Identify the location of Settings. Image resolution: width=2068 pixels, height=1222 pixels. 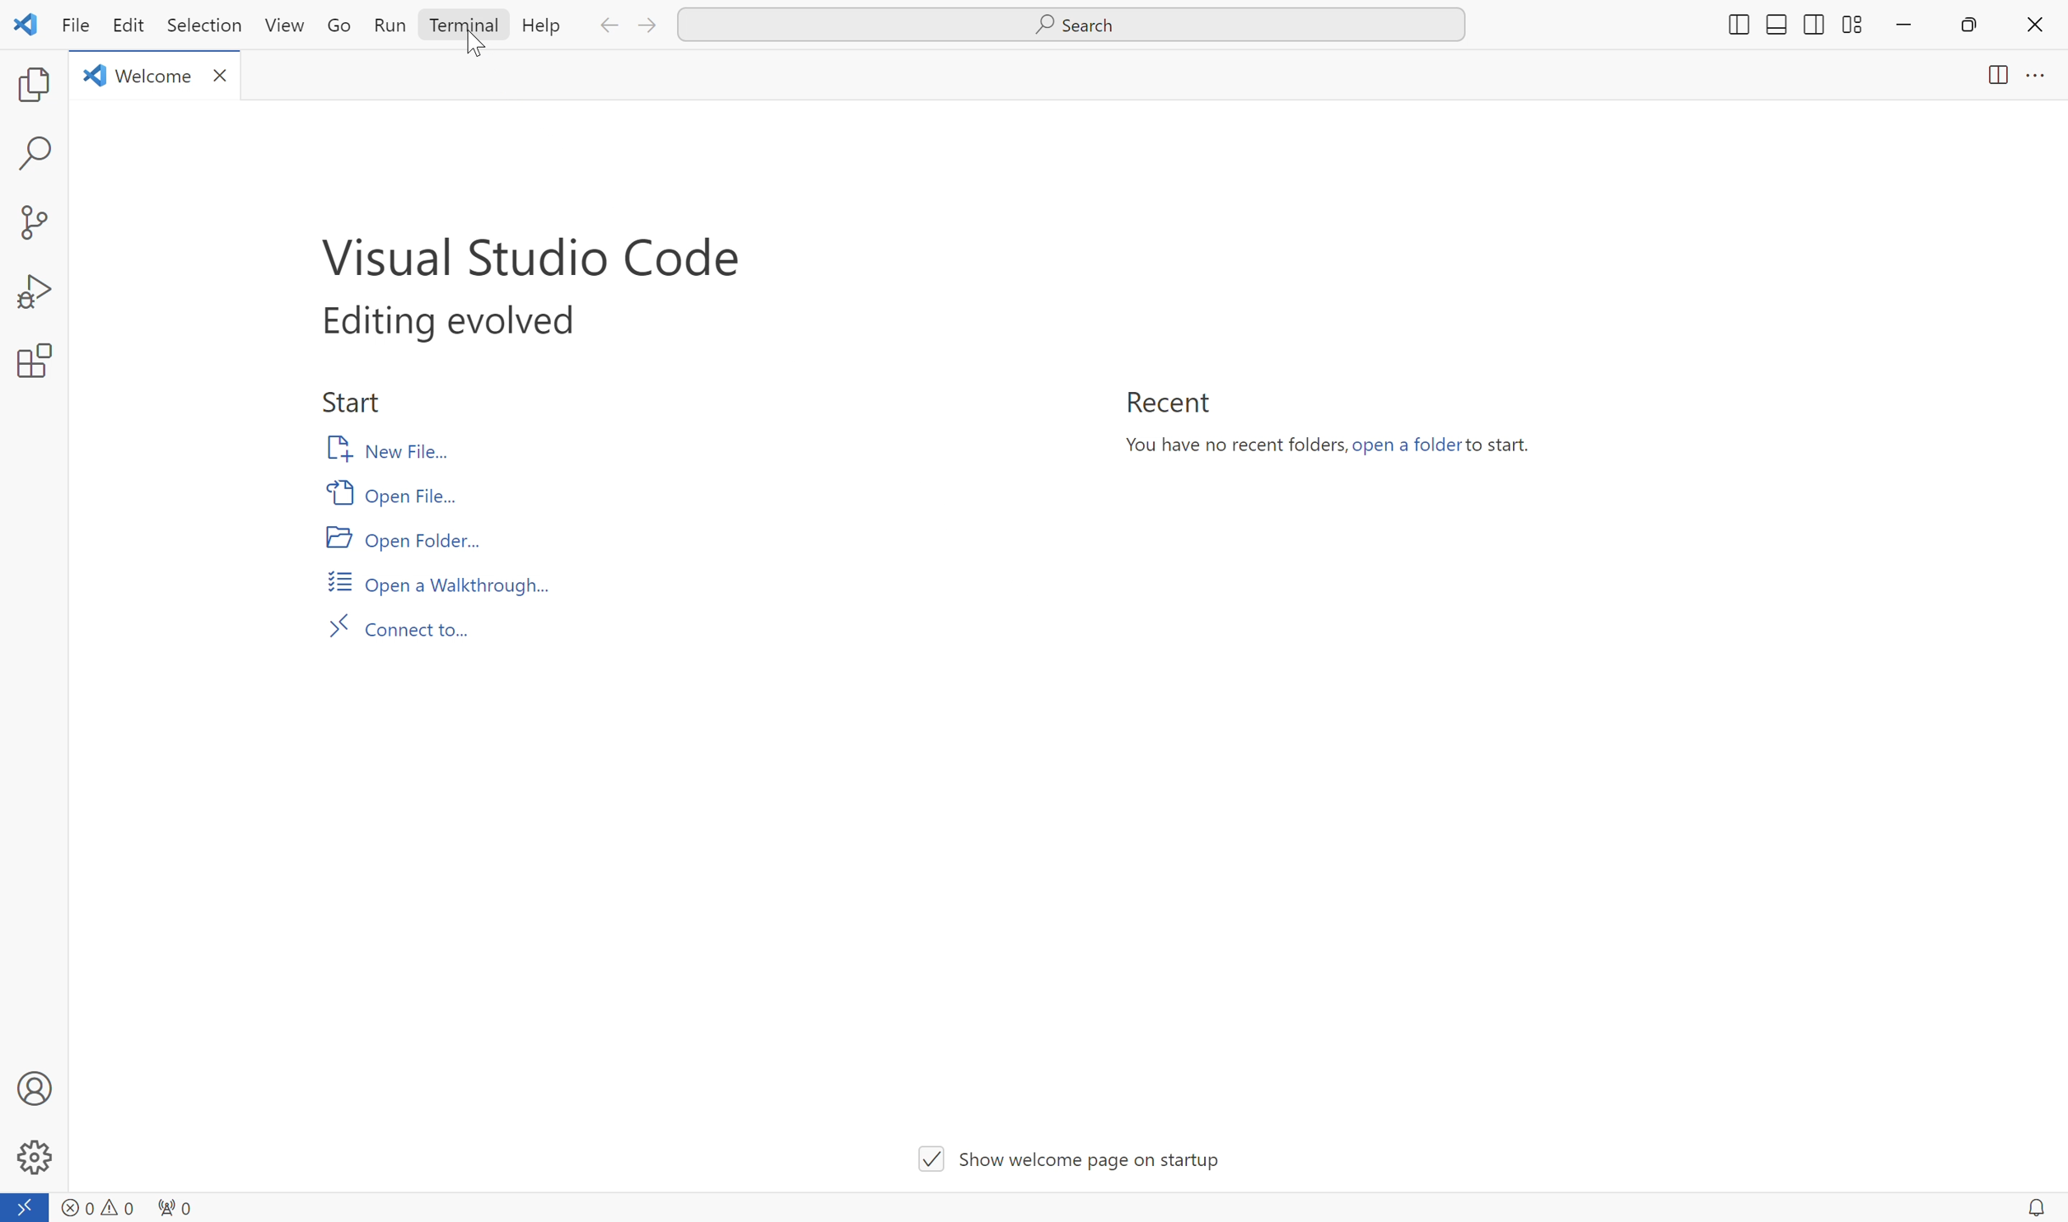
(34, 1158).